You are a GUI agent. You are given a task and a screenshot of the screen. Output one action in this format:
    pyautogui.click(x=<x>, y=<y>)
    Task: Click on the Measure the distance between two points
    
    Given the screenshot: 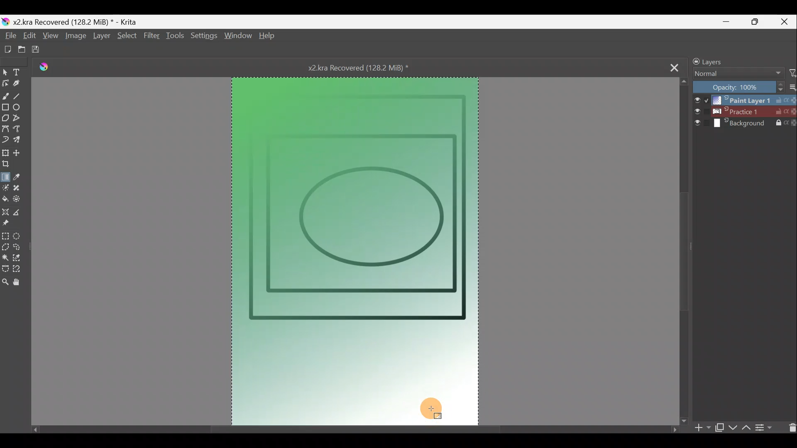 What is the action you would take?
    pyautogui.click(x=20, y=215)
    